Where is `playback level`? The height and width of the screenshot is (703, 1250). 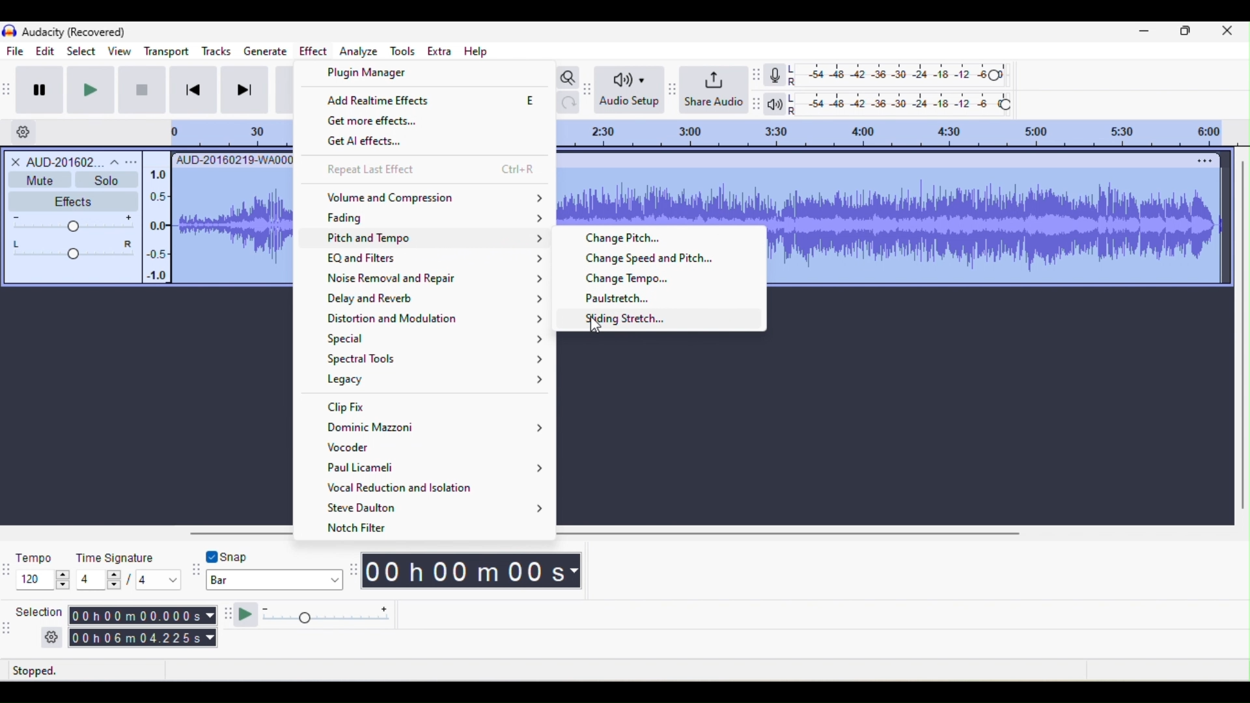 playback level is located at coordinates (900, 102).